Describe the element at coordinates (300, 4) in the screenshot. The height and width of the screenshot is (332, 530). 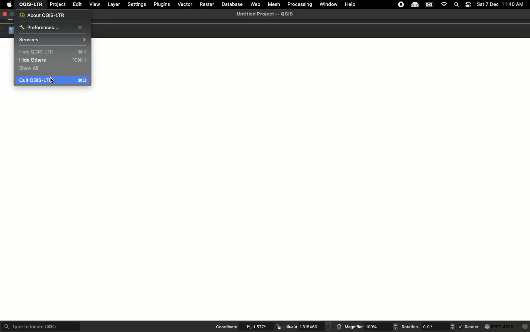
I see `Processing` at that location.